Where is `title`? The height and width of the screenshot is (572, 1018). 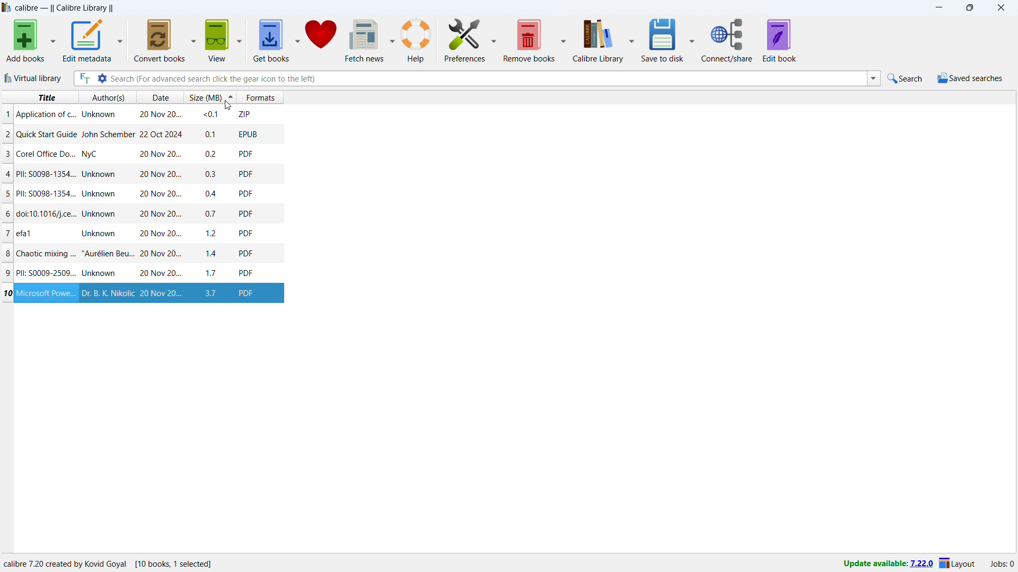
title is located at coordinates (46, 215).